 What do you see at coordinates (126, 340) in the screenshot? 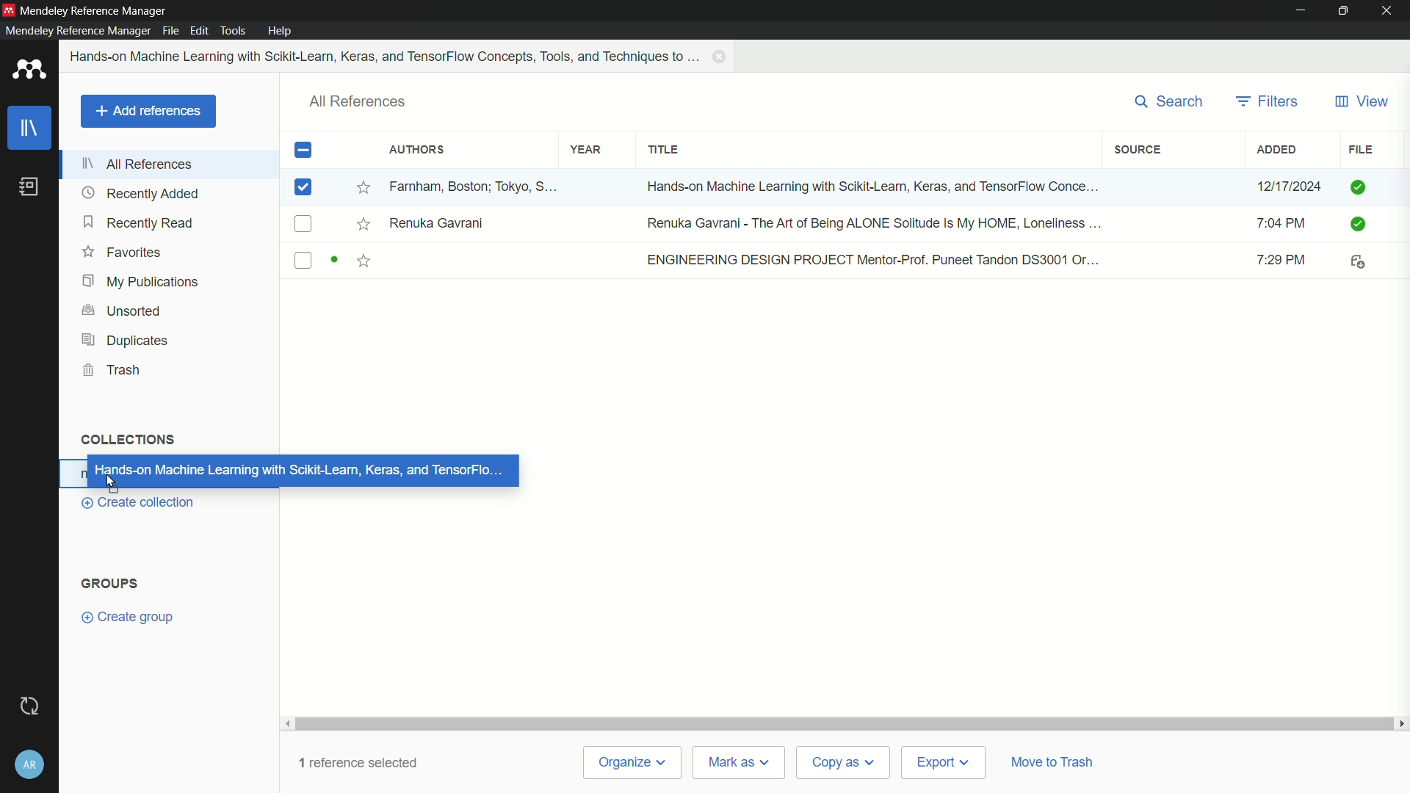
I see `duplicates` at bounding box center [126, 340].